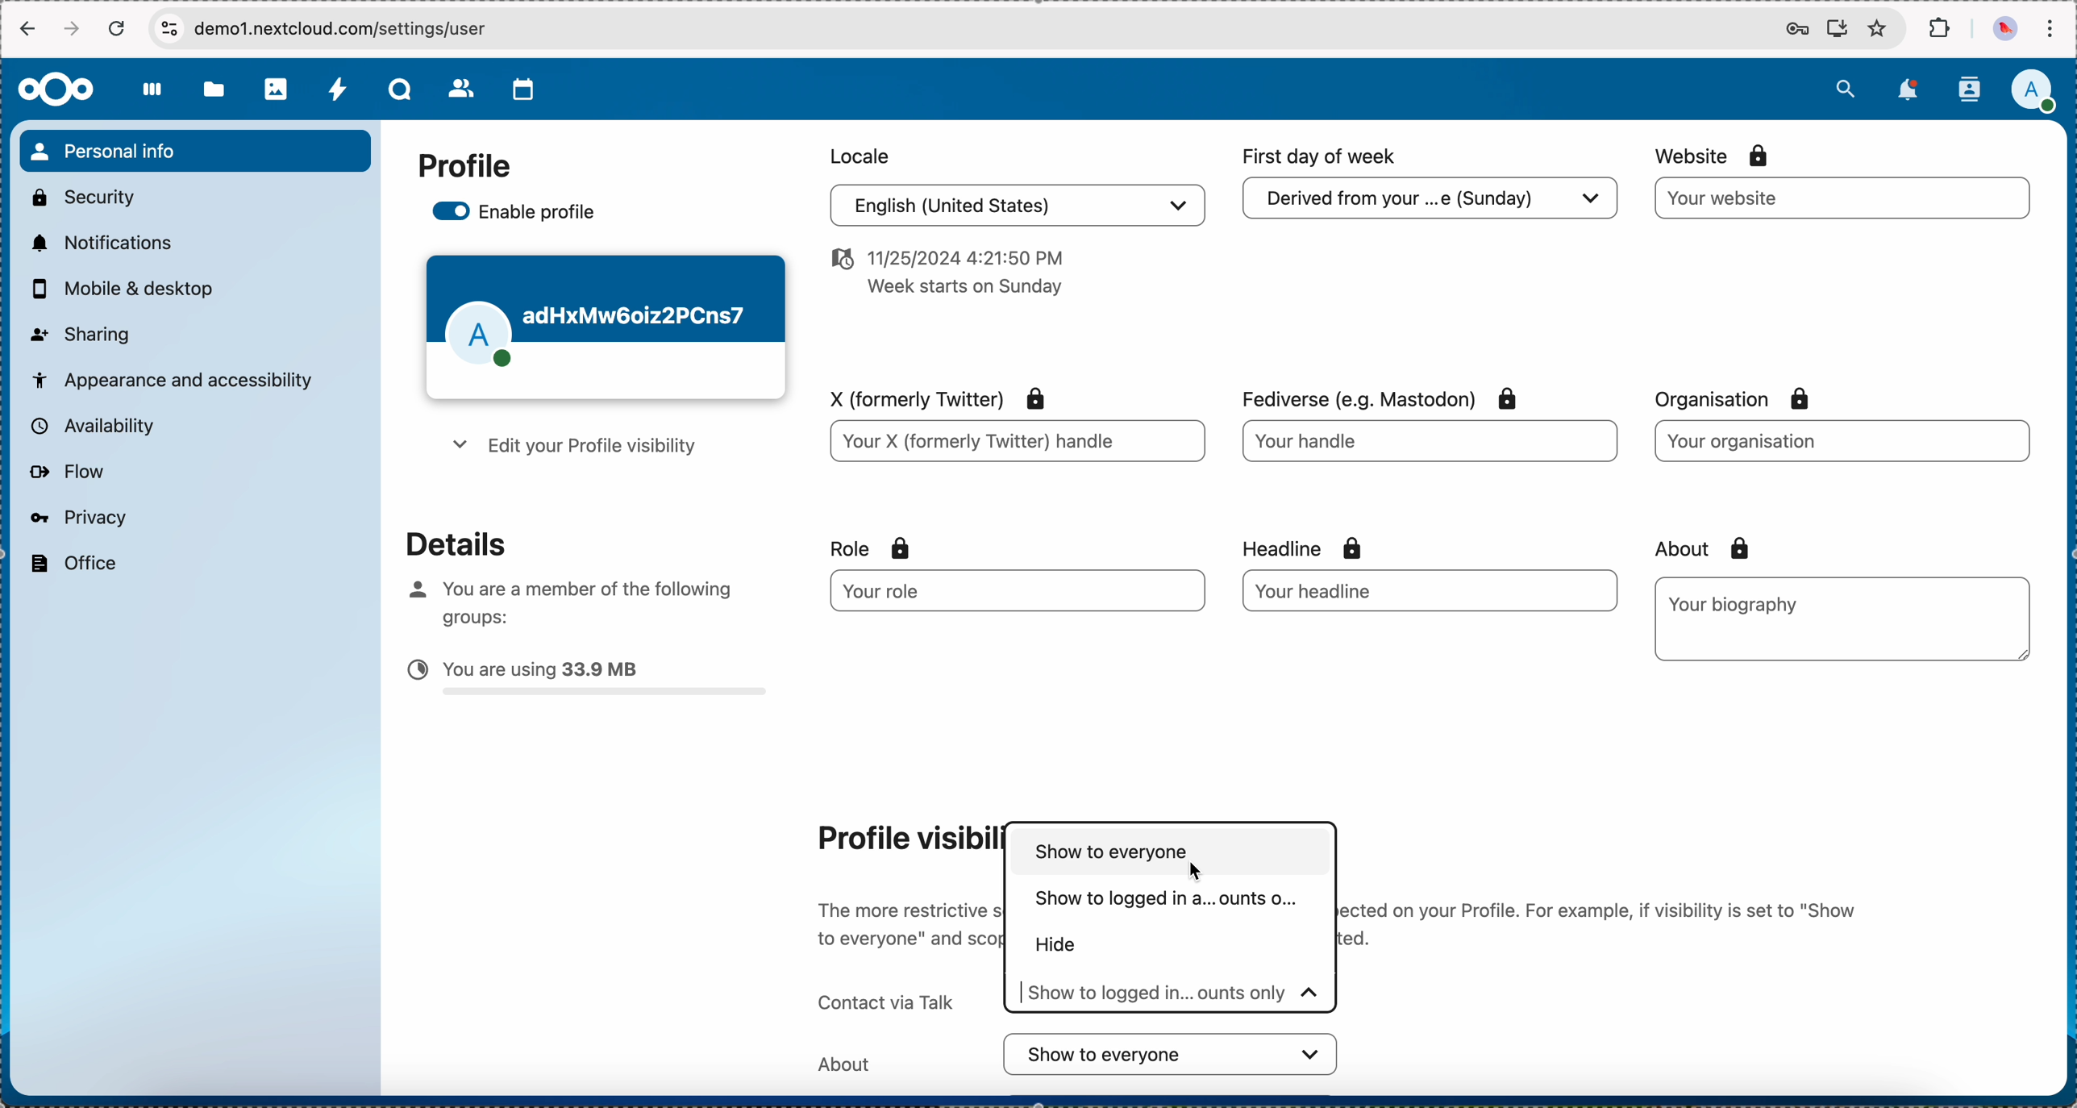 This screenshot has width=2077, height=1108. What do you see at coordinates (1375, 394) in the screenshot?
I see `fediverse` at bounding box center [1375, 394].